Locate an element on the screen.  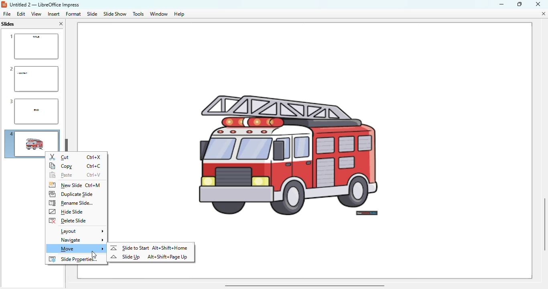
delete slide is located at coordinates (67, 221).